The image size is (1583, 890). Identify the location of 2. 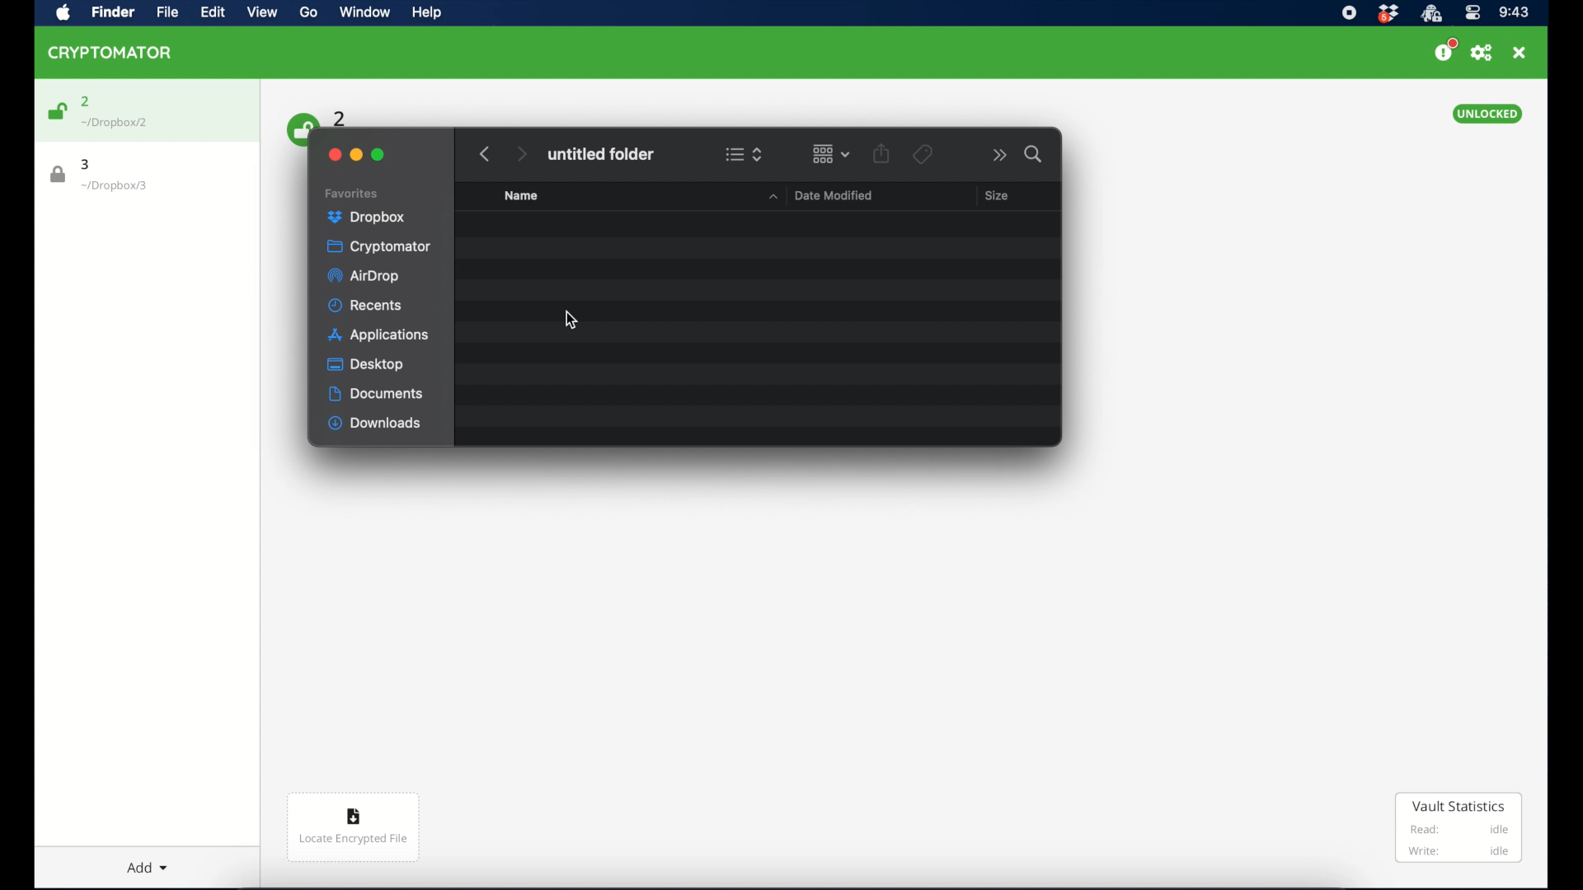
(86, 101).